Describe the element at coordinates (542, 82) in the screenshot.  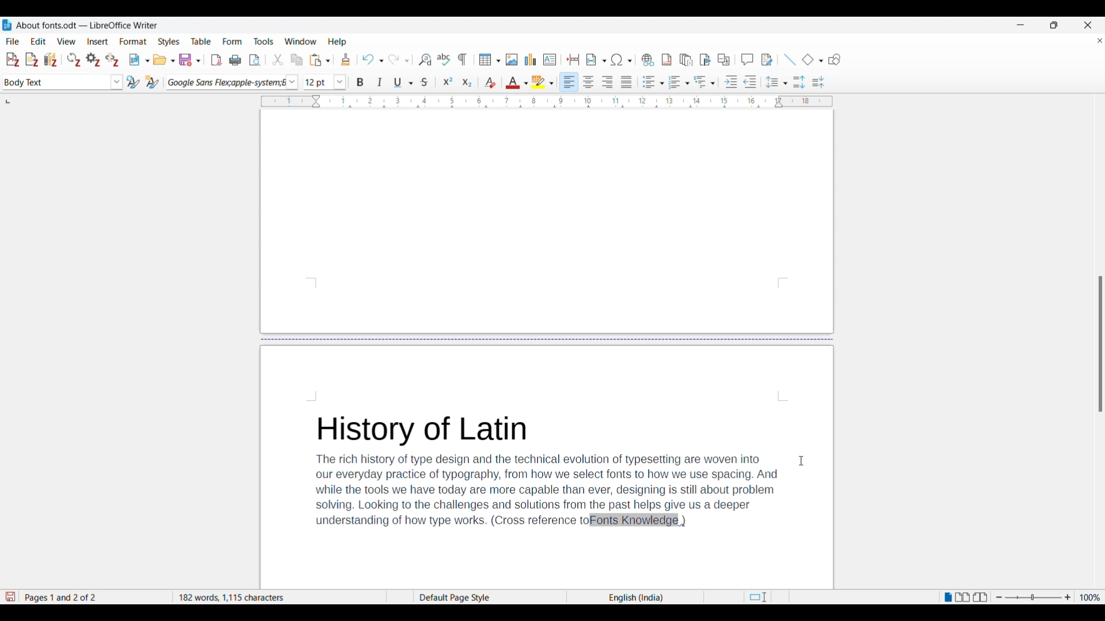
I see `Highlight color options` at that location.